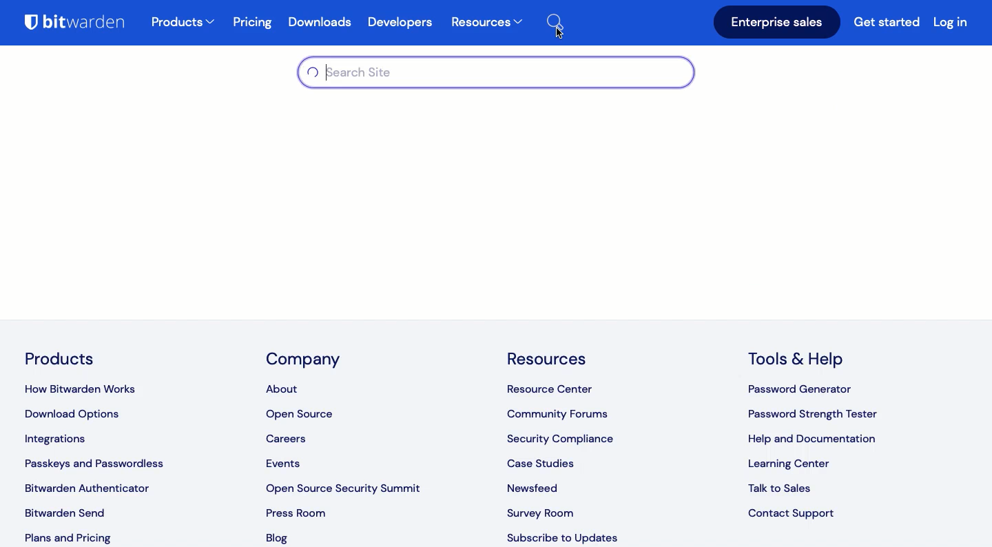  What do you see at coordinates (563, 20) in the screenshot?
I see `Search` at bounding box center [563, 20].